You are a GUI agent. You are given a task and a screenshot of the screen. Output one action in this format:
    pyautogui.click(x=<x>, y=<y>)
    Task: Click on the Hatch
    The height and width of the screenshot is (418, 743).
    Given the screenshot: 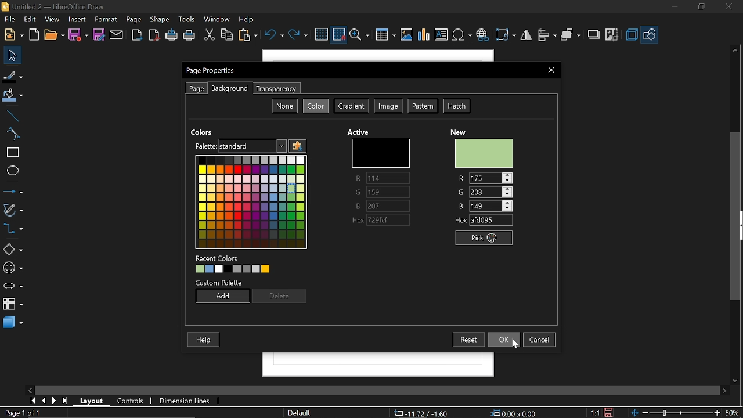 What is the action you would take?
    pyautogui.click(x=456, y=106)
    